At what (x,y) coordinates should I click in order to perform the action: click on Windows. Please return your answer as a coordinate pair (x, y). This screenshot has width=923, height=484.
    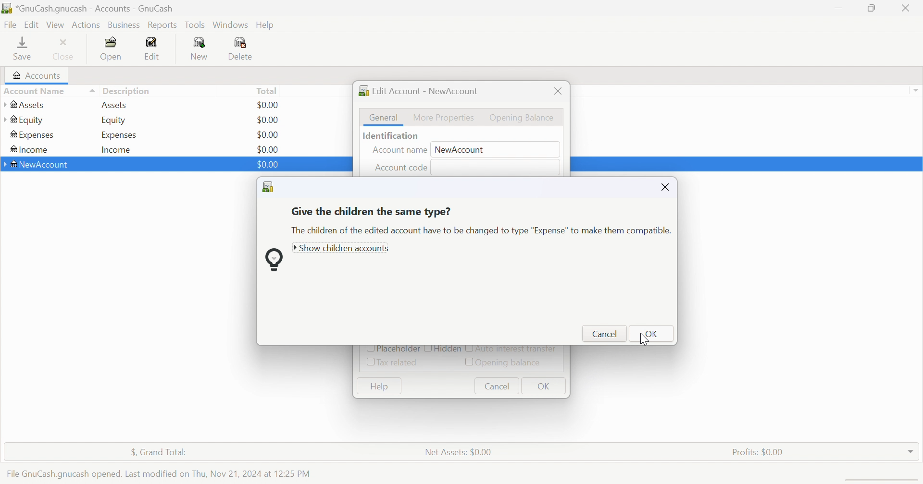
    Looking at the image, I should click on (230, 25).